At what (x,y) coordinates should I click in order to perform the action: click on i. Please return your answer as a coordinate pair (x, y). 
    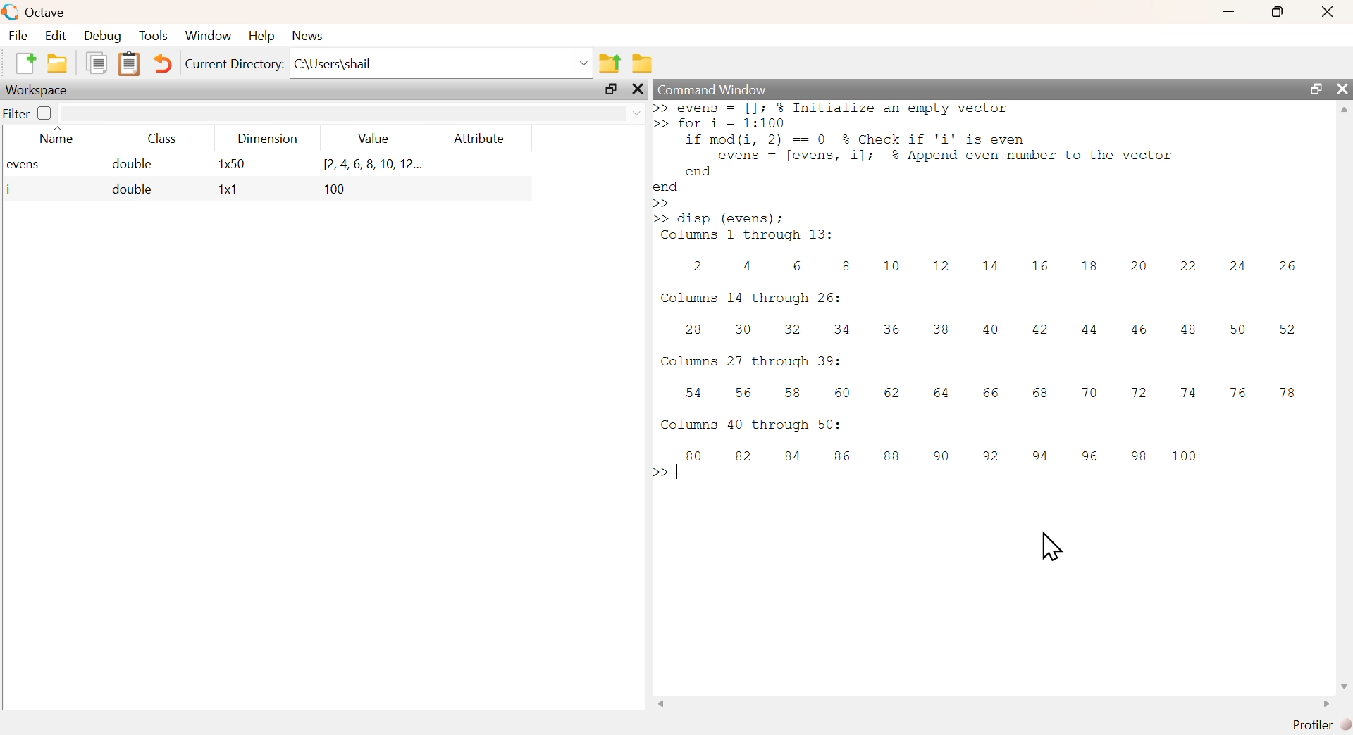
    Looking at the image, I should click on (11, 189).